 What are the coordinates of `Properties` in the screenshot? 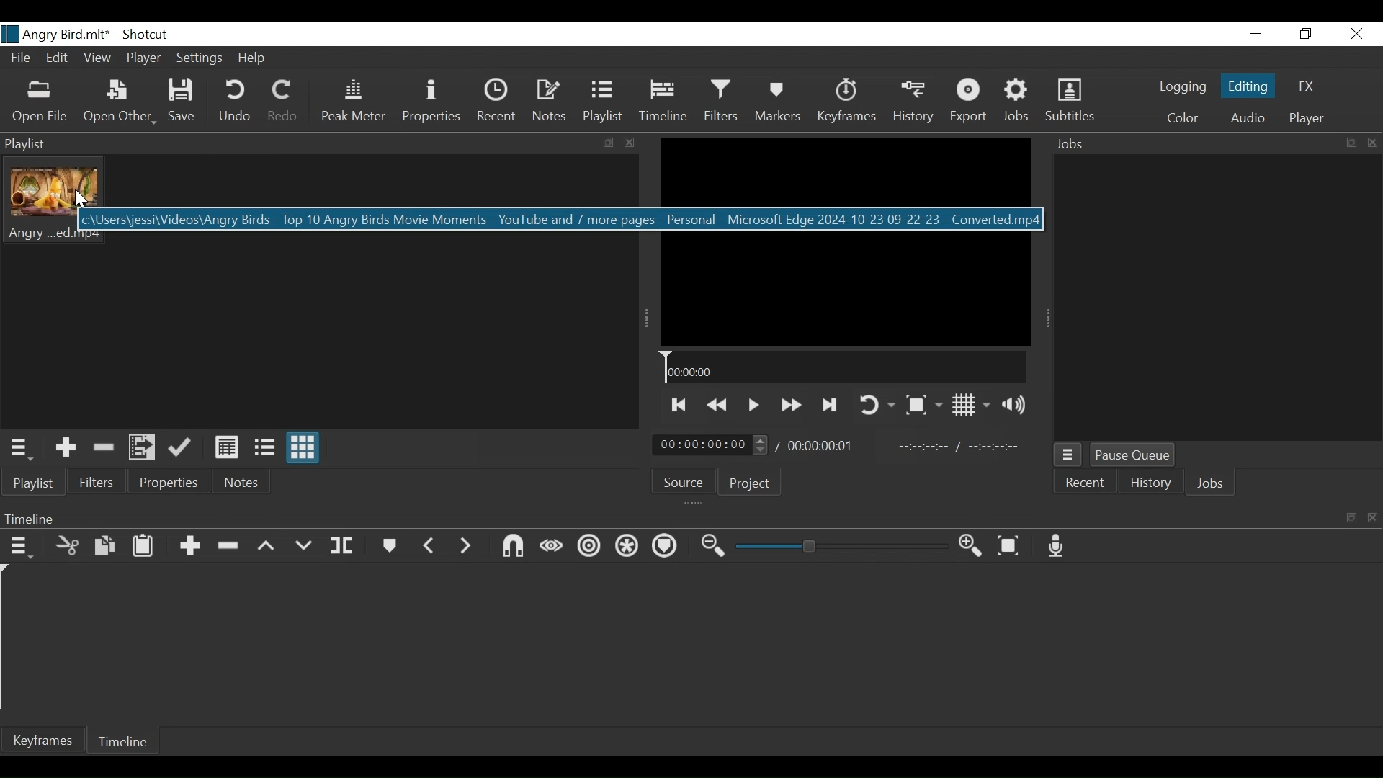 It's located at (433, 101).